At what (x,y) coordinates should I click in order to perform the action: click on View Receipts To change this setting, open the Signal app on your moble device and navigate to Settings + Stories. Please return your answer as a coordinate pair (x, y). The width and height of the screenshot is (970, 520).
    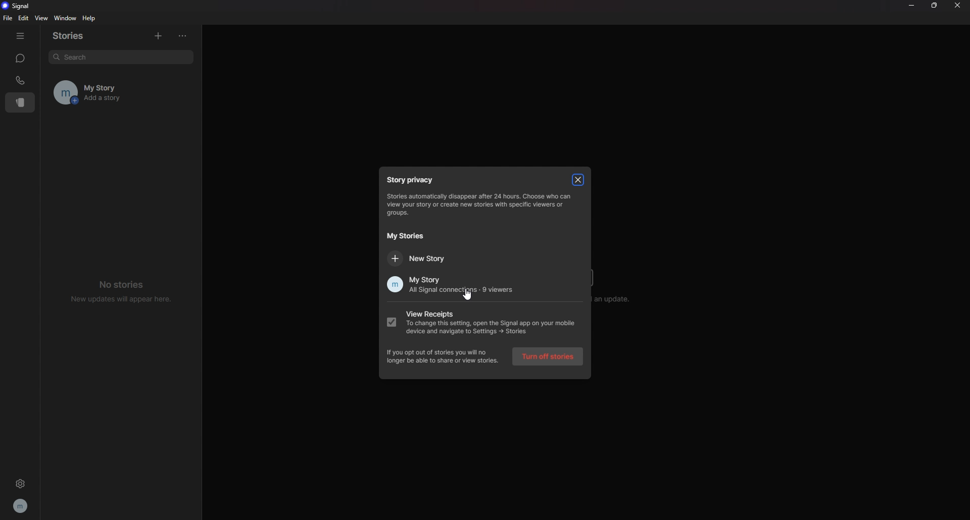
    Looking at the image, I should click on (483, 325).